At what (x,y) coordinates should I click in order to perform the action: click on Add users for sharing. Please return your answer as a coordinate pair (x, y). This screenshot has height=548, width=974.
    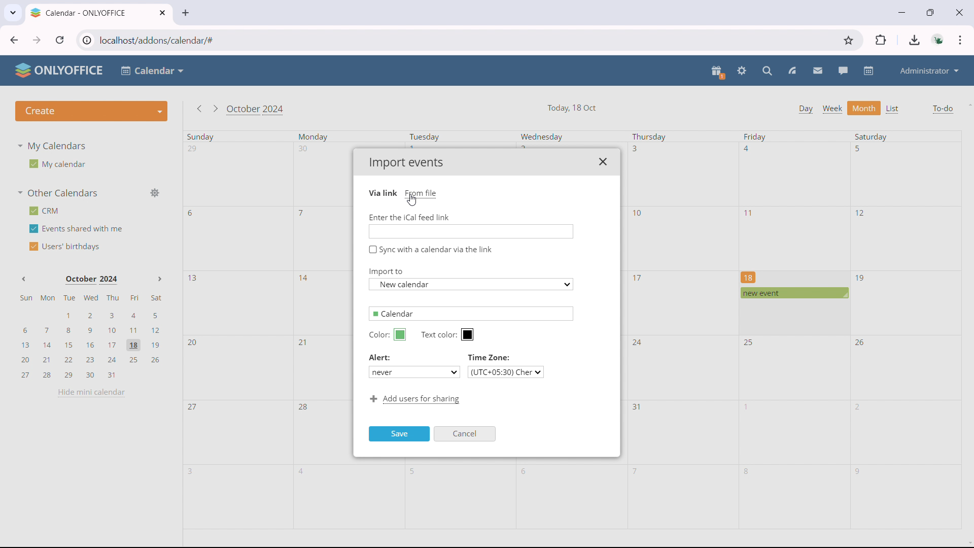
    Looking at the image, I should click on (414, 397).